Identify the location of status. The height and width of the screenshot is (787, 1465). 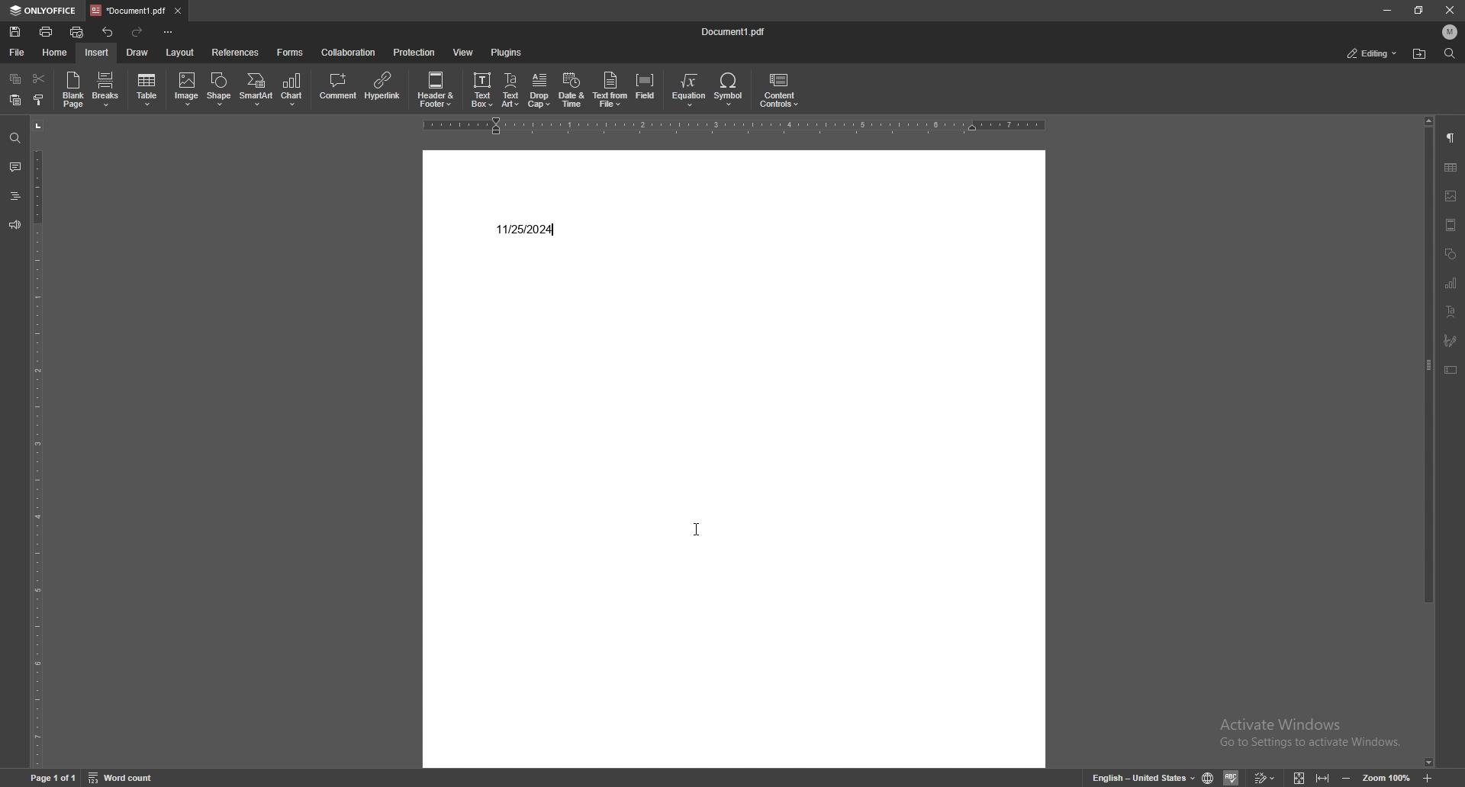
(1372, 54).